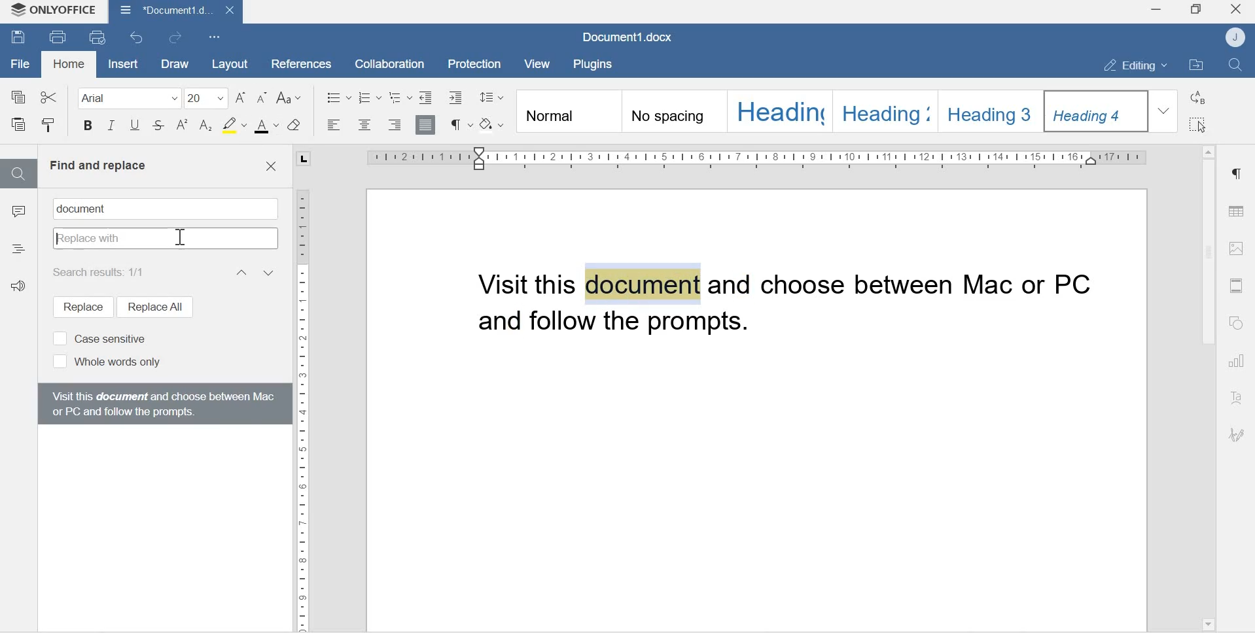  Describe the element at coordinates (476, 63) in the screenshot. I see `Protection` at that location.